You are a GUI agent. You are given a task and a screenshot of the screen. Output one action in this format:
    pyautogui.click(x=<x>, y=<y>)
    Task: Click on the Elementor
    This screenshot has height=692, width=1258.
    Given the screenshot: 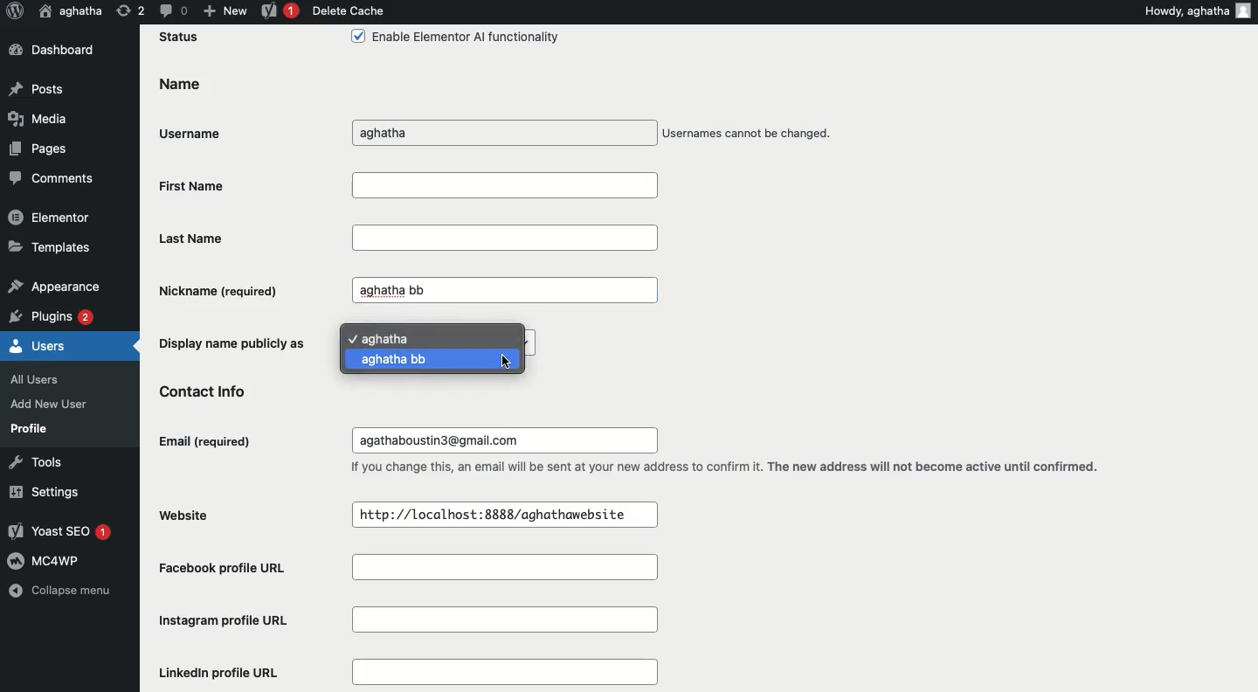 What is the action you would take?
    pyautogui.click(x=51, y=216)
    